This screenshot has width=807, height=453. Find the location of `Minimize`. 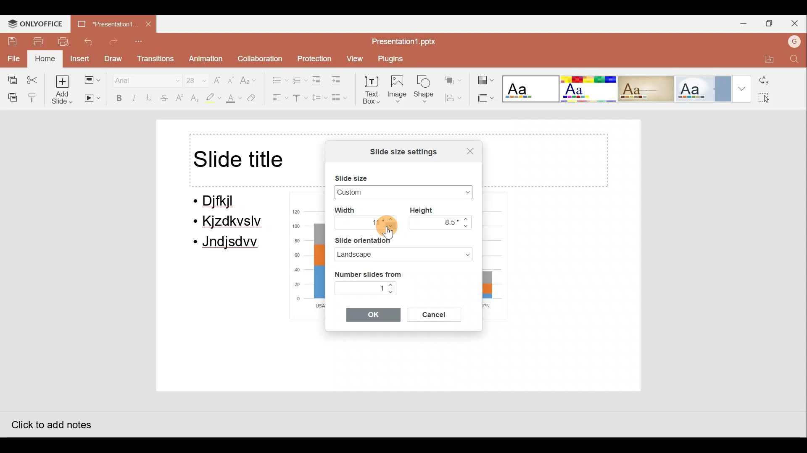

Minimize is located at coordinates (739, 24).